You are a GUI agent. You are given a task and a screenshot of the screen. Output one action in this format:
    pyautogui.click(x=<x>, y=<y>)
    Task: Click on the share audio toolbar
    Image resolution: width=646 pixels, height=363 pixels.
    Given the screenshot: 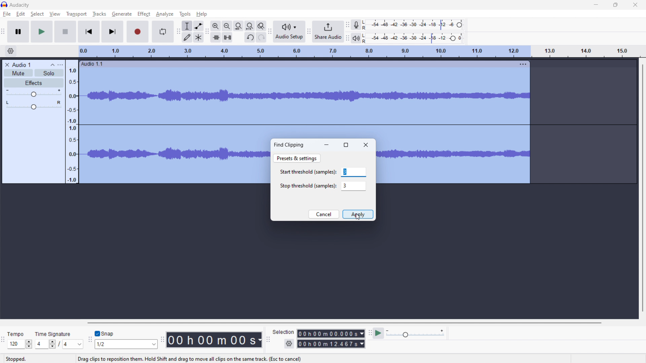 What is the action you would take?
    pyautogui.click(x=309, y=32)
    